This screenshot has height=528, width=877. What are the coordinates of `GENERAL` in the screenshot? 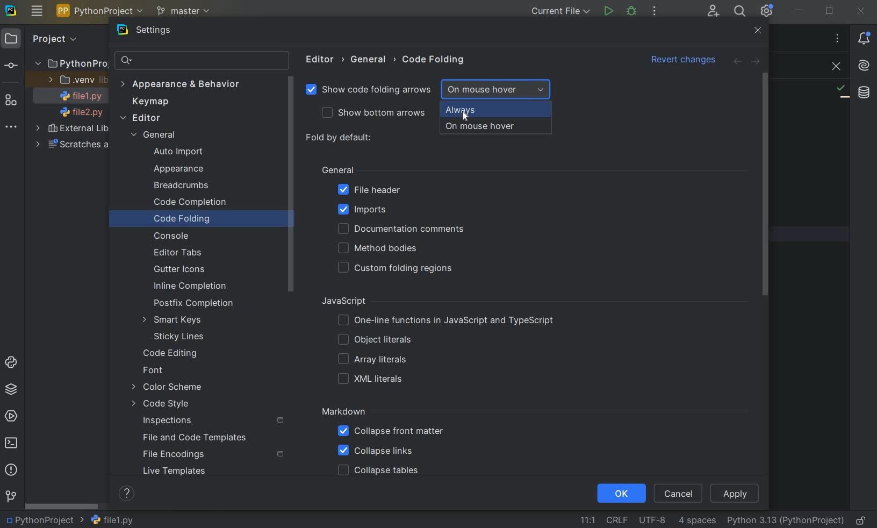 It's located at (337, 169).